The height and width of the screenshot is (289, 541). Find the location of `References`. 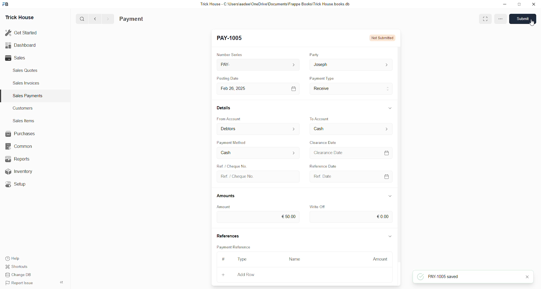

References is located at coordinates (227, 235).